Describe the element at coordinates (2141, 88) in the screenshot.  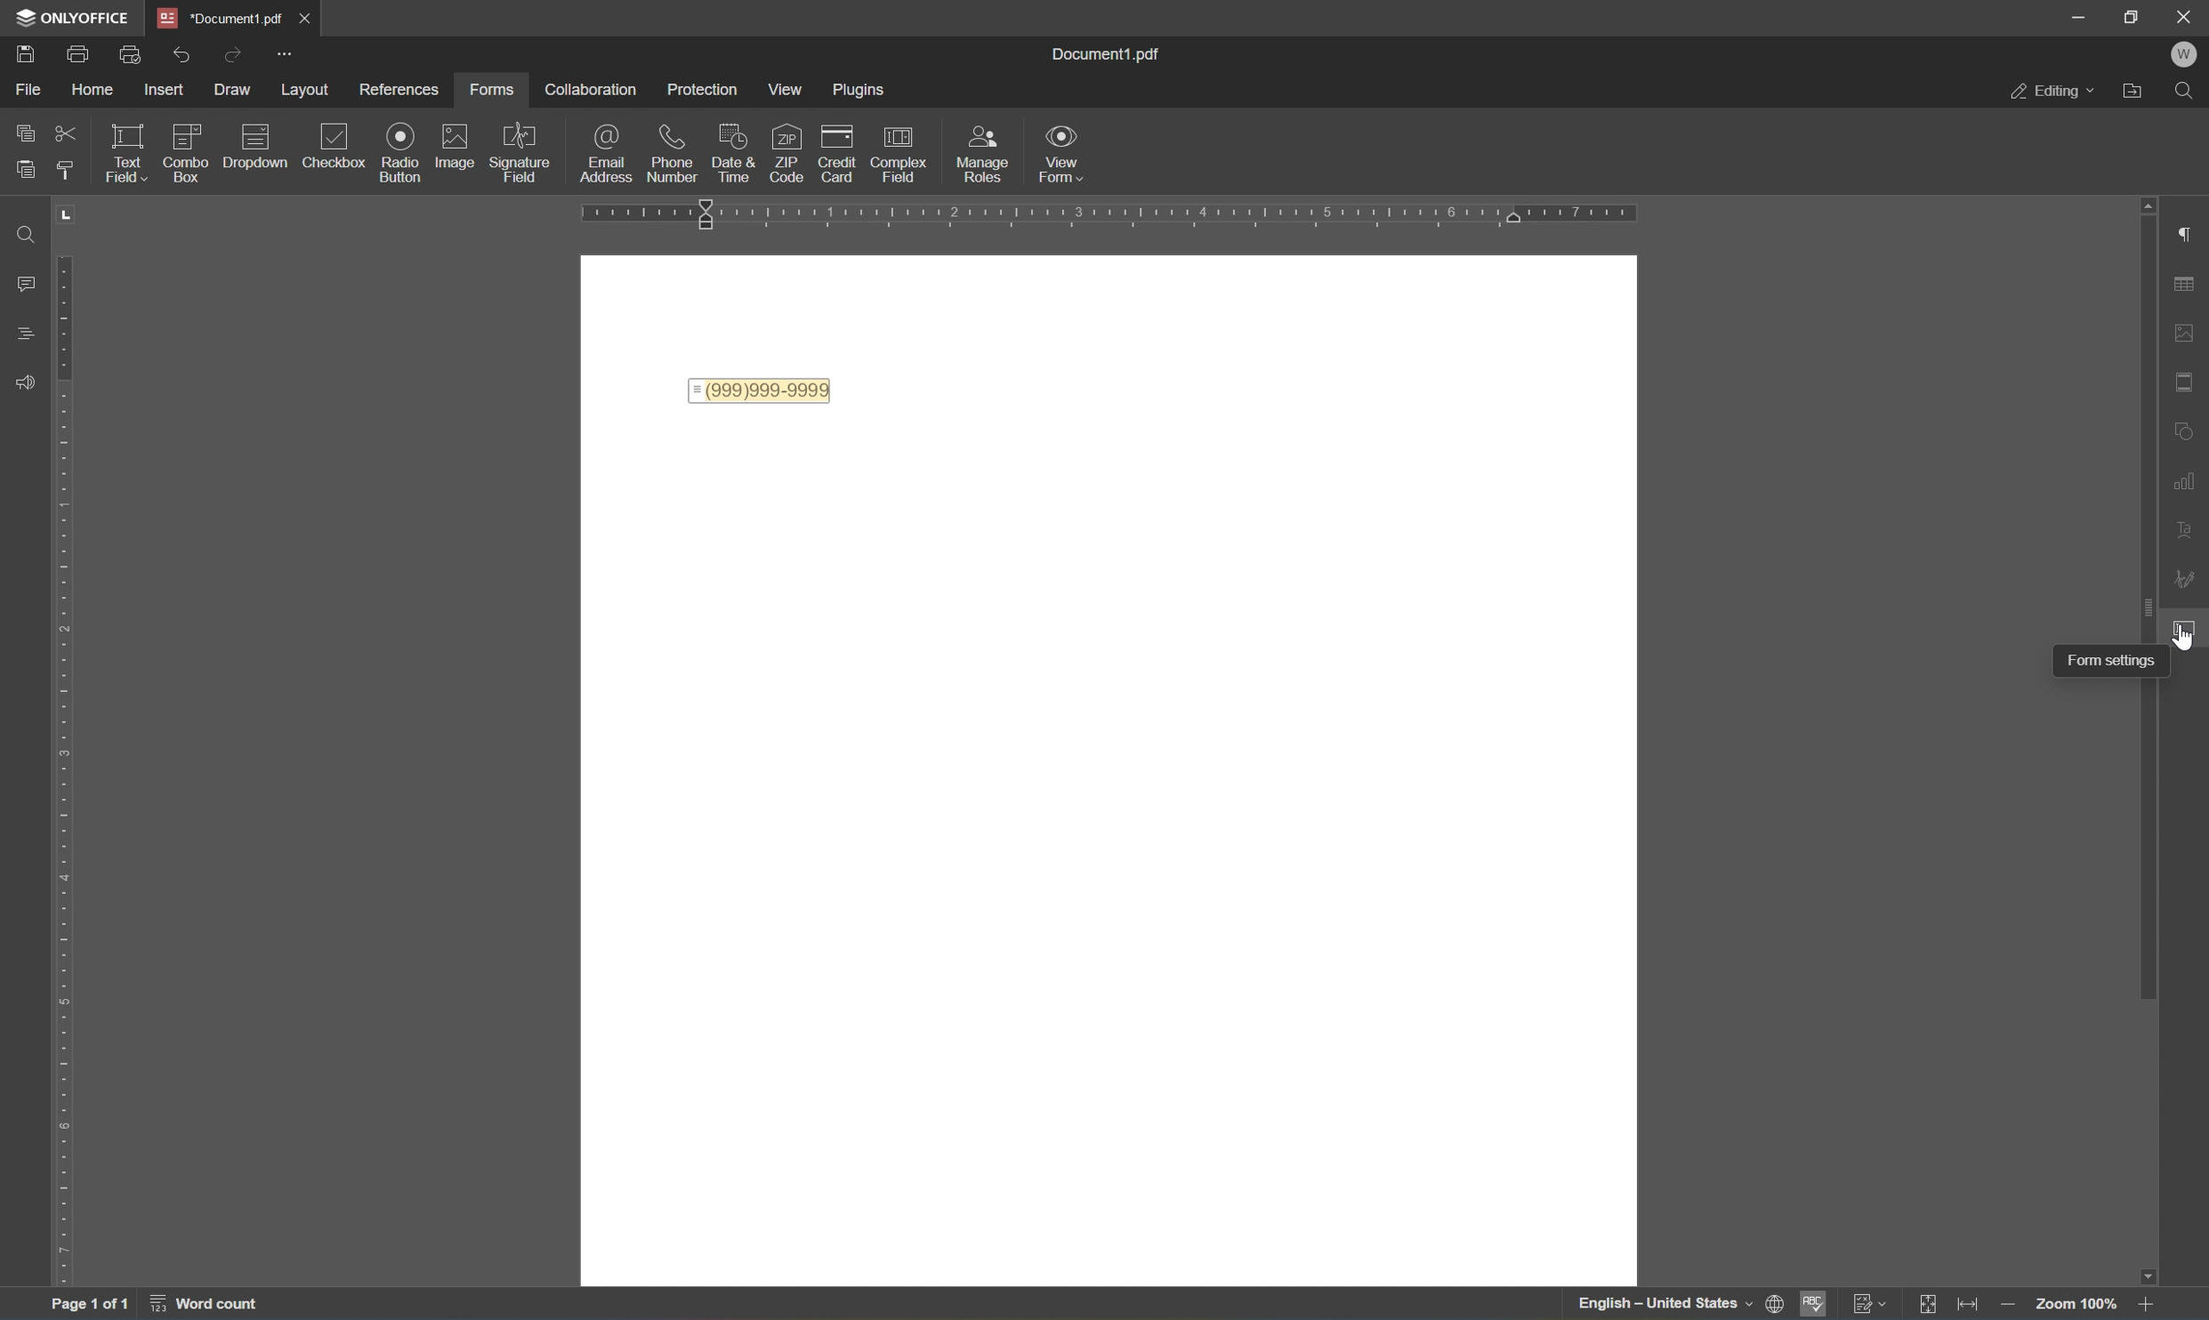
I see `open file location` at that location.